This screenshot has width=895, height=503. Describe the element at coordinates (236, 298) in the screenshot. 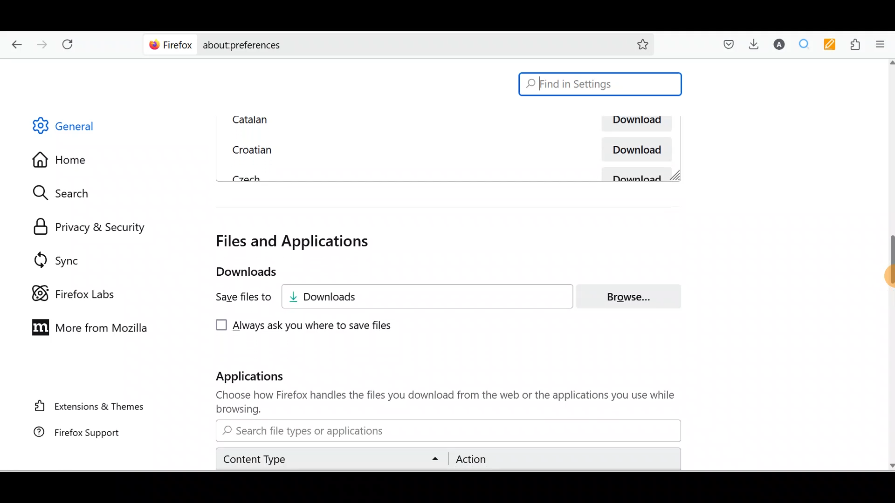

I see `Save files to` at that location.